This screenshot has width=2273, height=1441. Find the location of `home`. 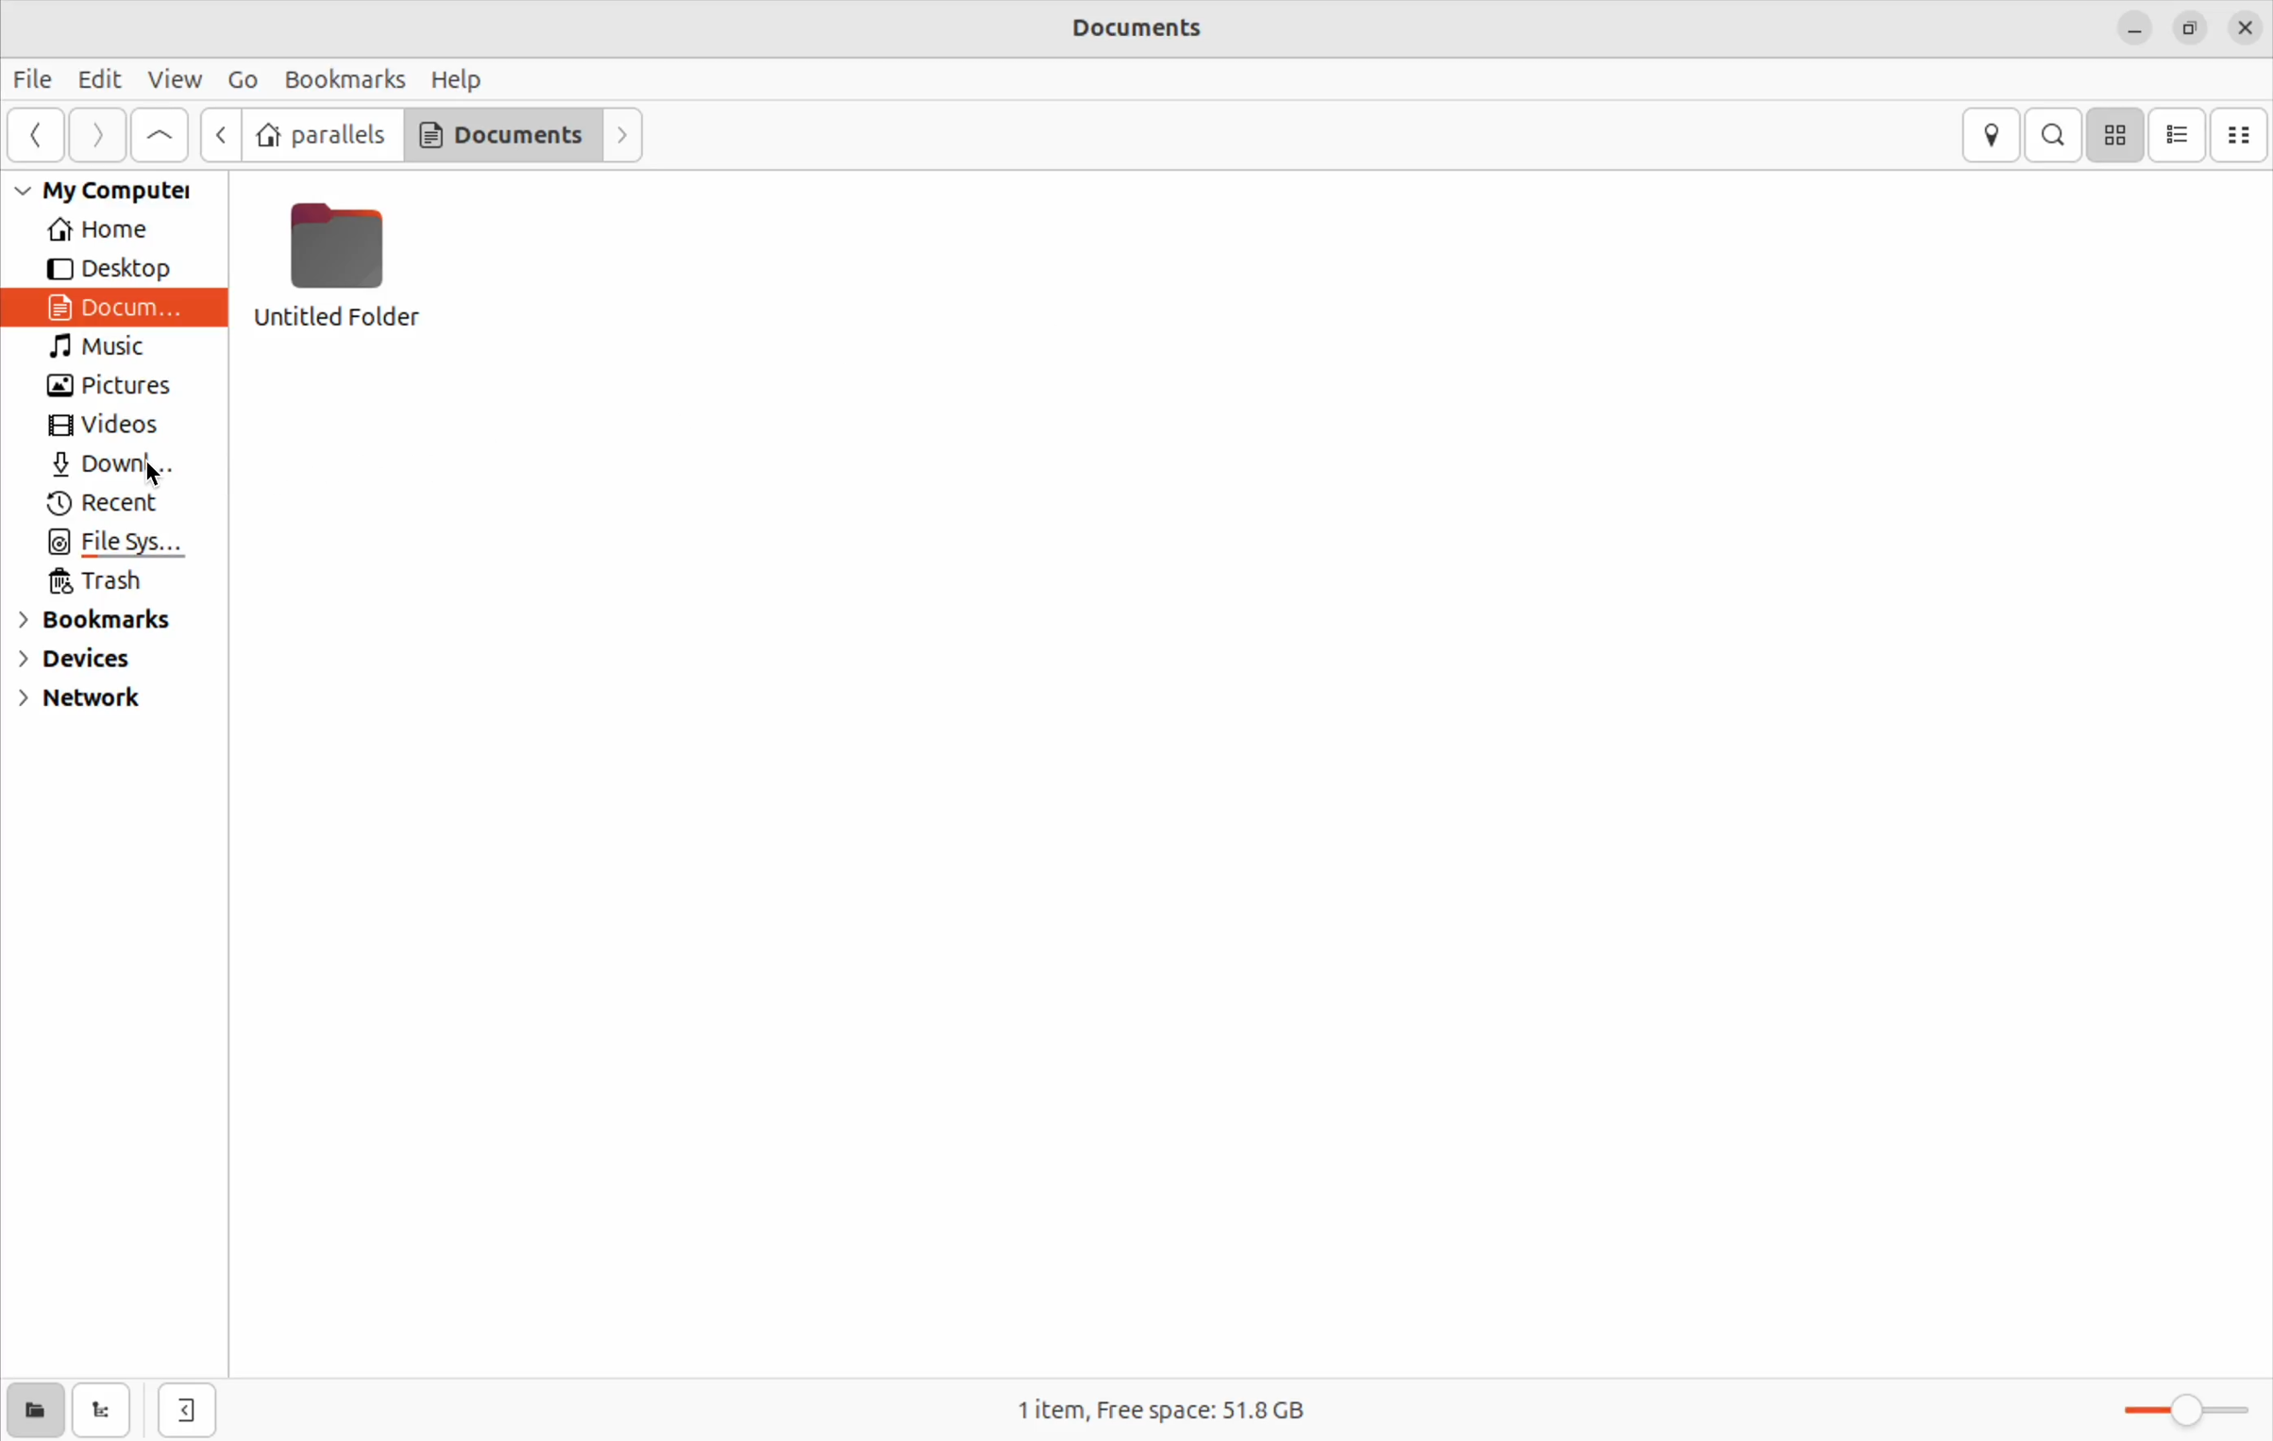

home is located at coordinates (109, 231).